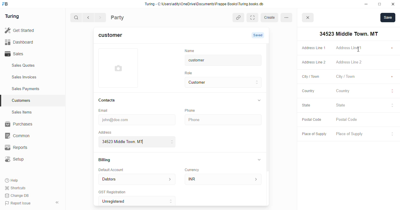 The height and width of the screenshot is (210, 400). Describe the element at coordinates (116, 170) in the screenshot. I see `Default Account` at that location.